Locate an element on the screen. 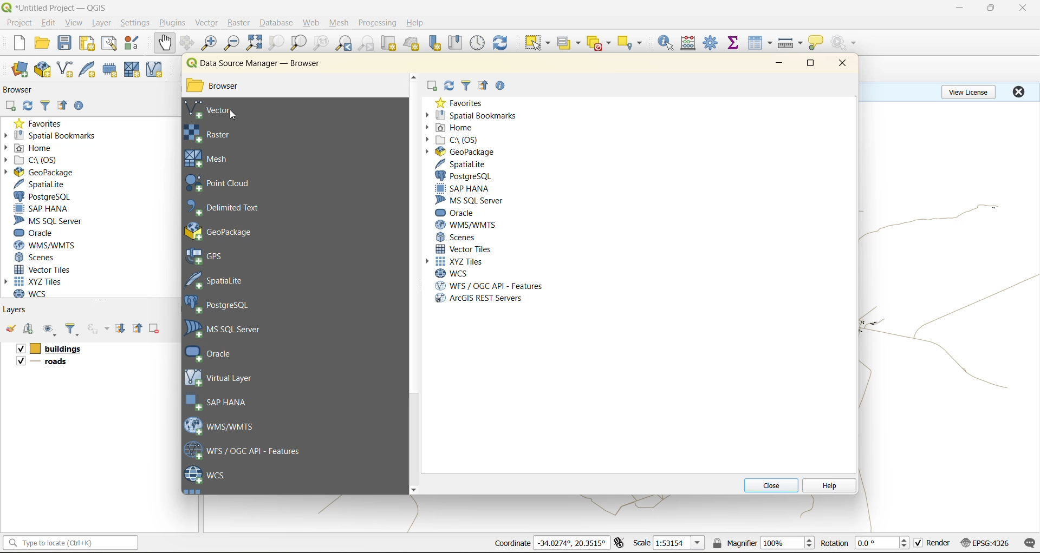 The width and height of the screenshot is (1040, 553). filter by expression is located at coordinates (100, 327).